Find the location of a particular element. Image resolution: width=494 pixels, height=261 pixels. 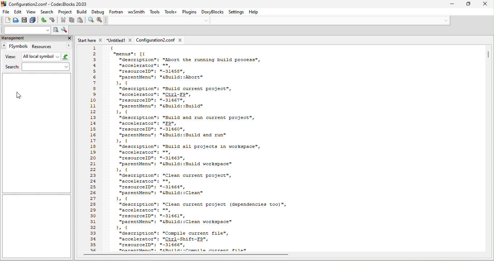

tools is located at coordinates (155, 12).